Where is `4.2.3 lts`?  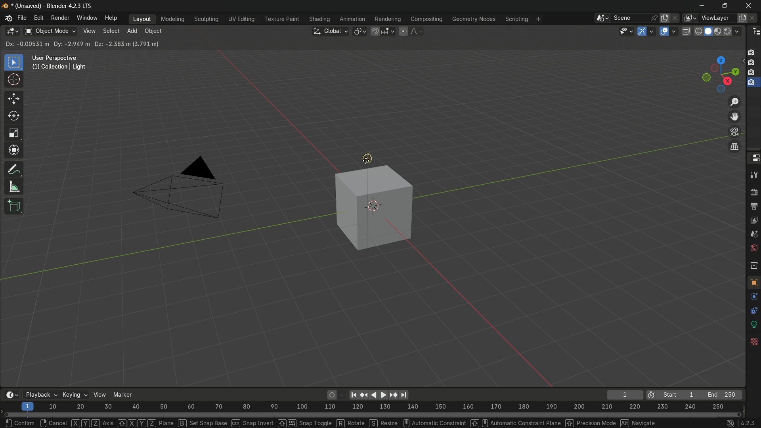
4.2.3 lts is located at coordinates (740, 422).